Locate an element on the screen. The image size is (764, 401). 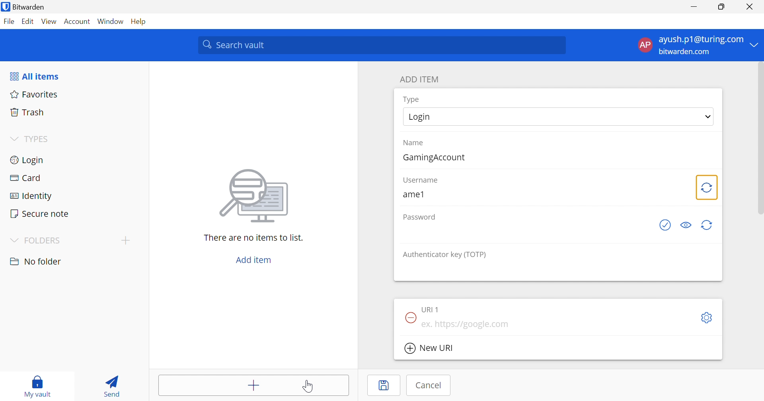
Window is located at coordinates (110, 22).